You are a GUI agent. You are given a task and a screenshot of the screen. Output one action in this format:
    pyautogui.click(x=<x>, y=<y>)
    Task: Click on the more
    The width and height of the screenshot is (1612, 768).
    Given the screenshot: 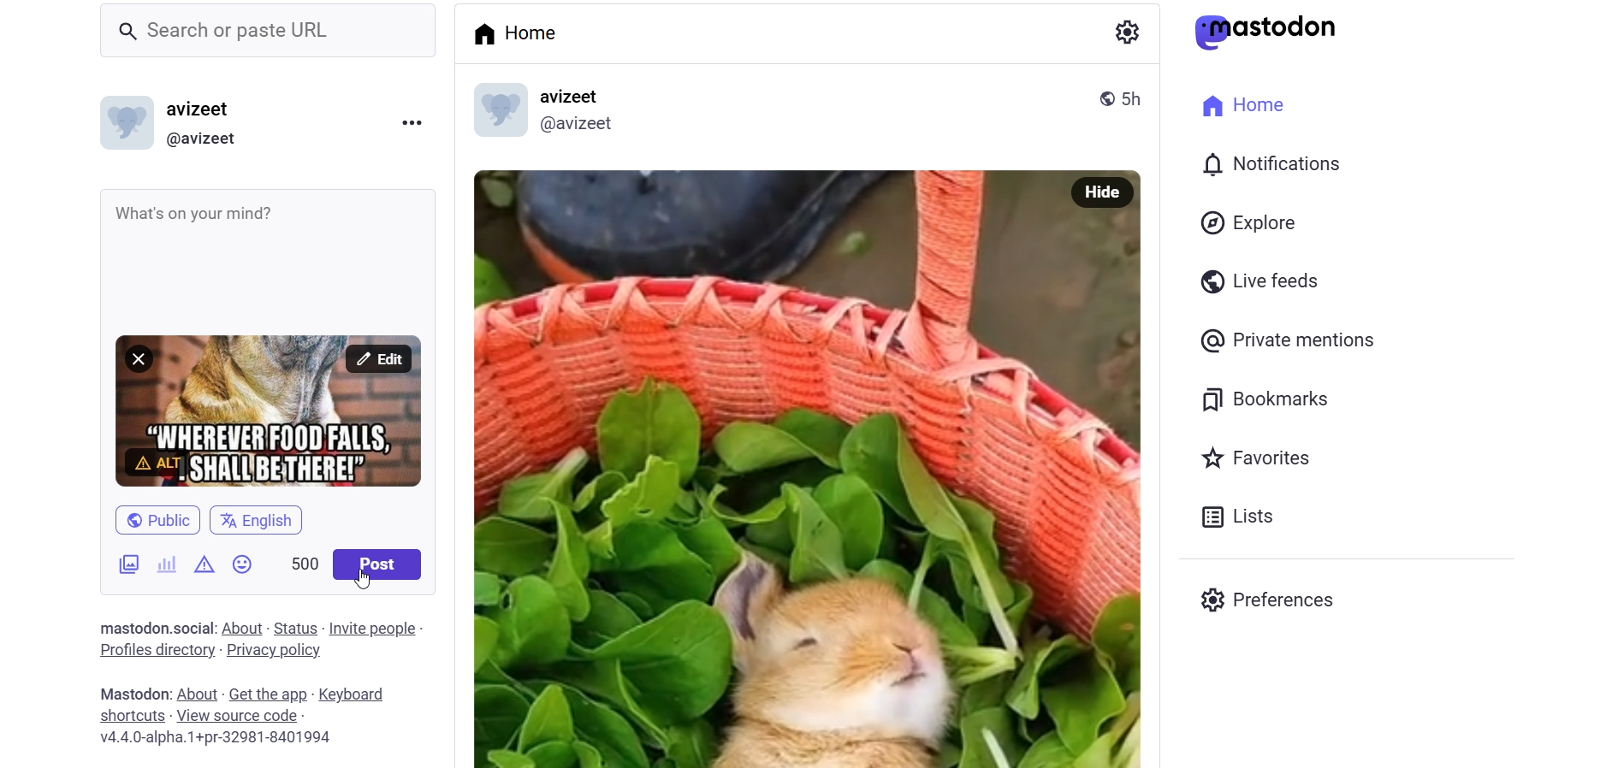 What is the action you would take?
    pyautogui.click(x=419, y=124)
    